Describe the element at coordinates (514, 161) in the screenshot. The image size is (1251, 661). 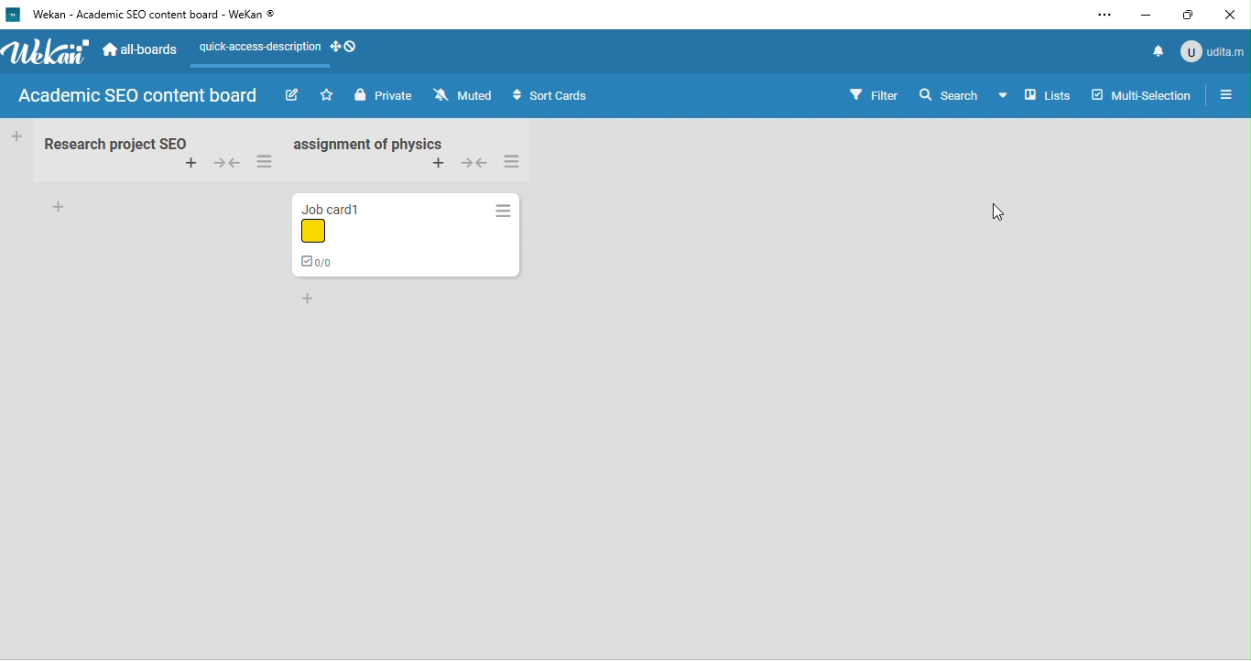
I see `list action` at that location.